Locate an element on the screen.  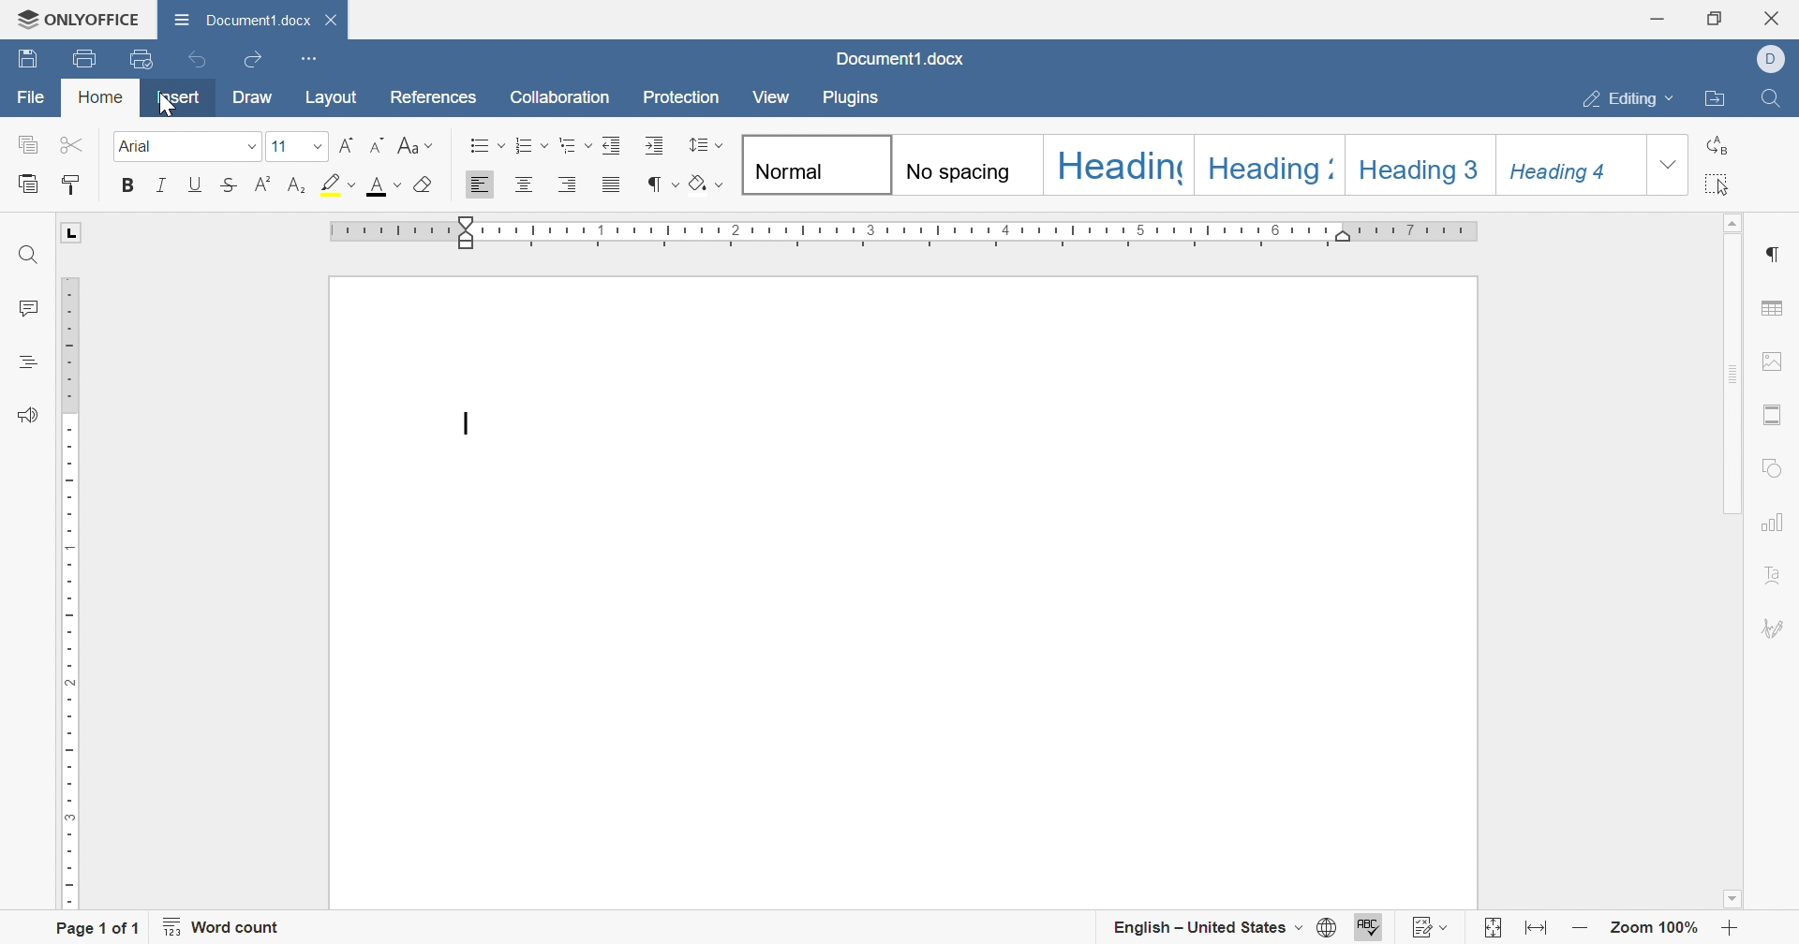
Document1.dox is located at coordinates (901, 61).